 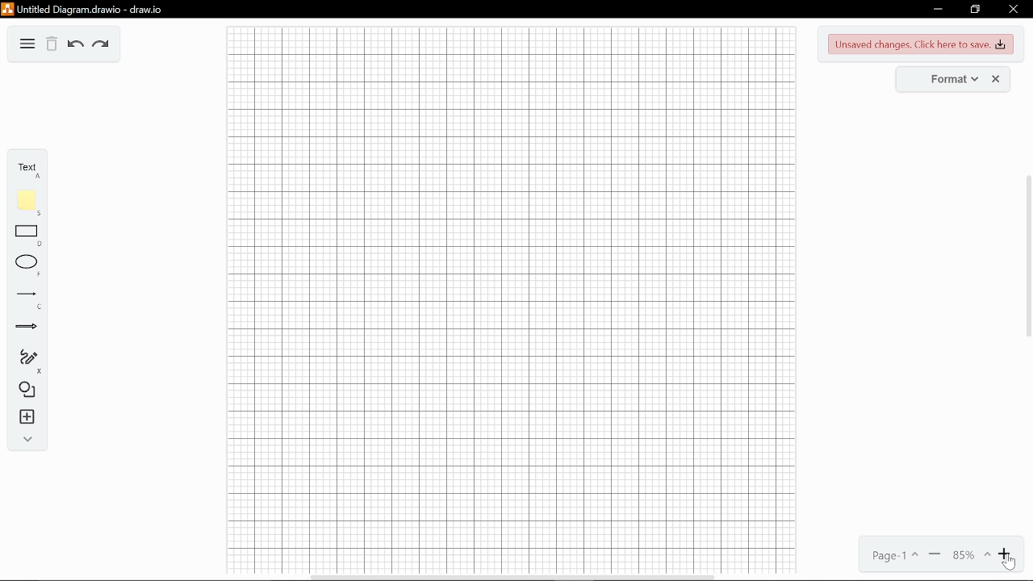 I want to click on shapes, so click(x=22, y=391).